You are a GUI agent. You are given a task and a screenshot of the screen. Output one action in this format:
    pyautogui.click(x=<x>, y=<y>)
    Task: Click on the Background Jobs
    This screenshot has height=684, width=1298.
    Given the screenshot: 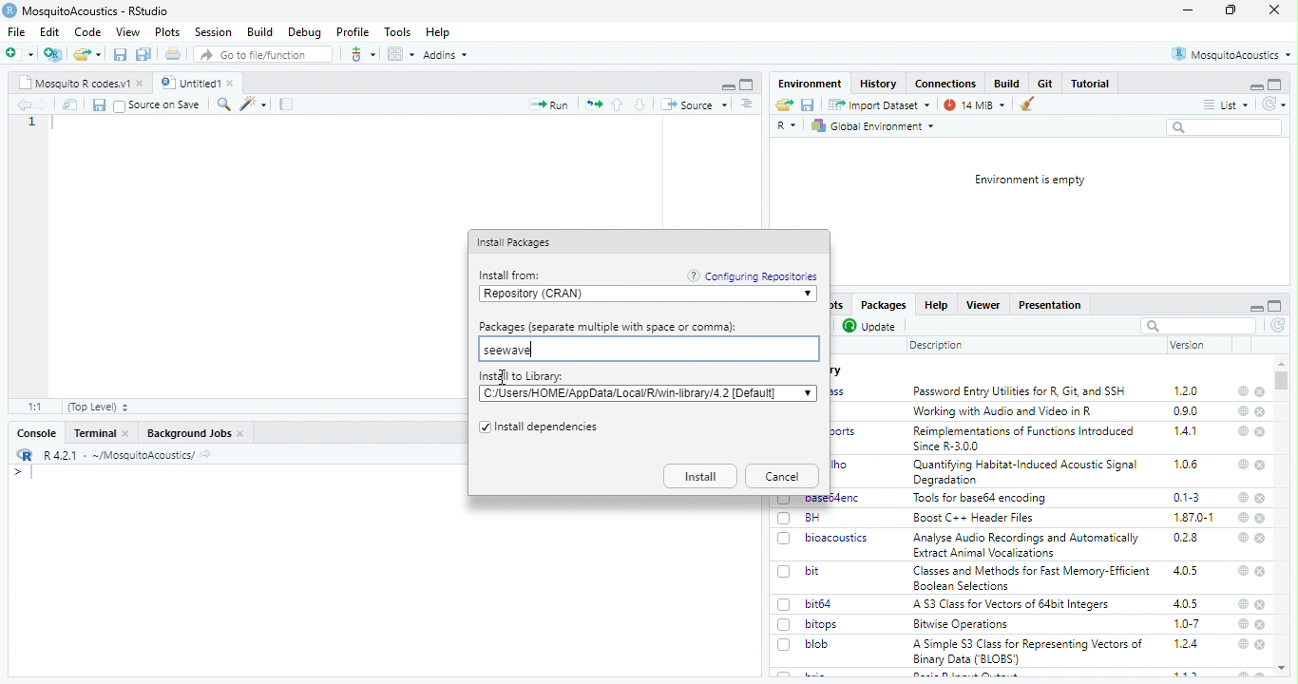 What is the action you would take?
    pyautogui.click(x=188, y=434)
    